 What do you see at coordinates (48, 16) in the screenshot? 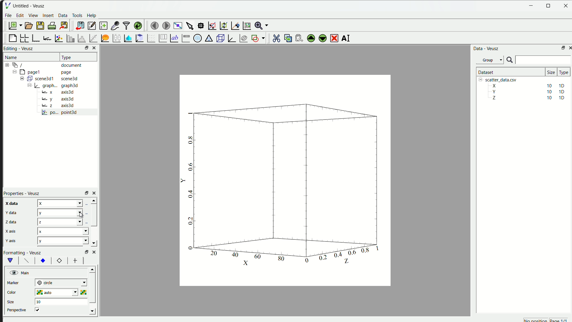
I see `insert` at bounding box center [48, 16].